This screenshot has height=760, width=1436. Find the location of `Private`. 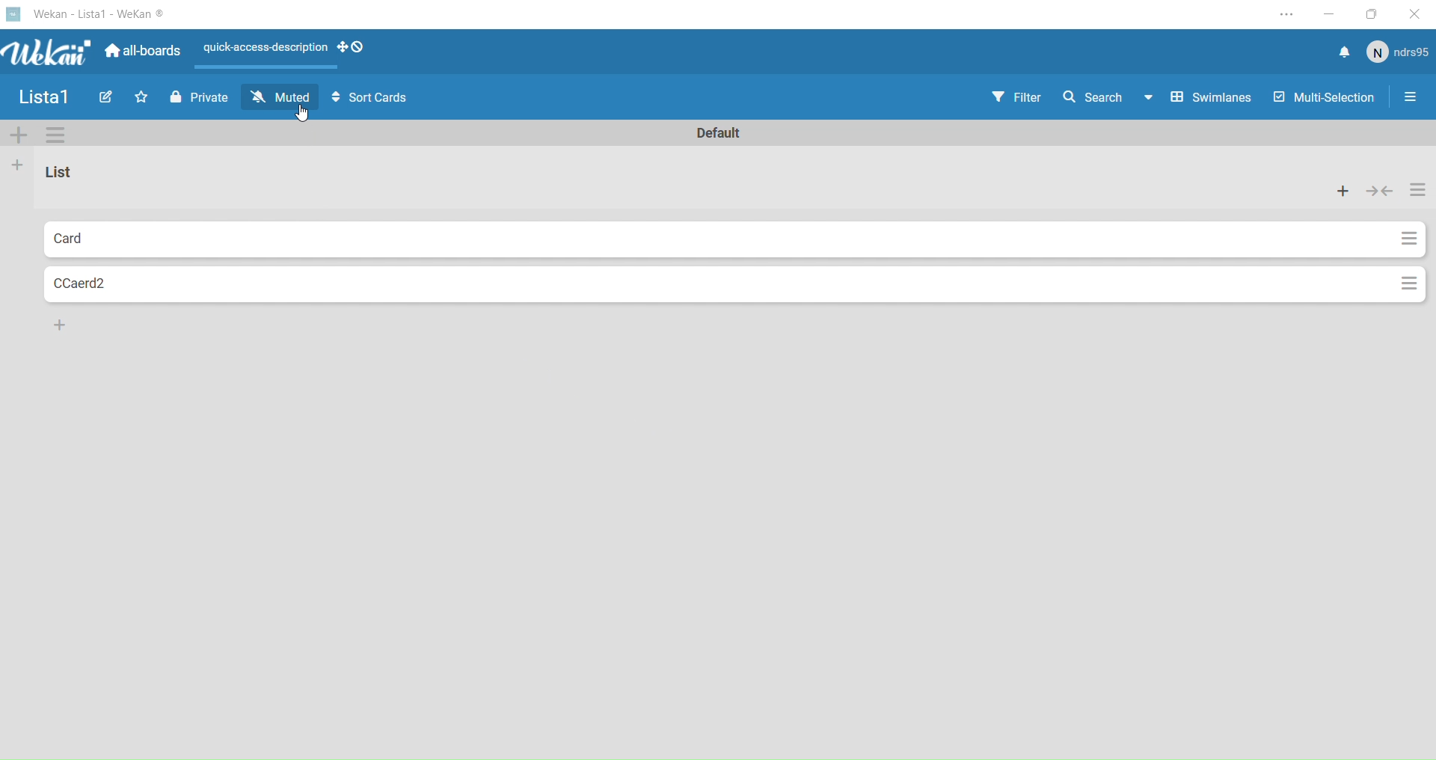

Private is located at coordinates (199, 99).